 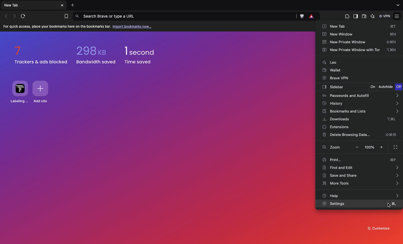 I want to click on Customize and control brave, so click(x=398, y=16).